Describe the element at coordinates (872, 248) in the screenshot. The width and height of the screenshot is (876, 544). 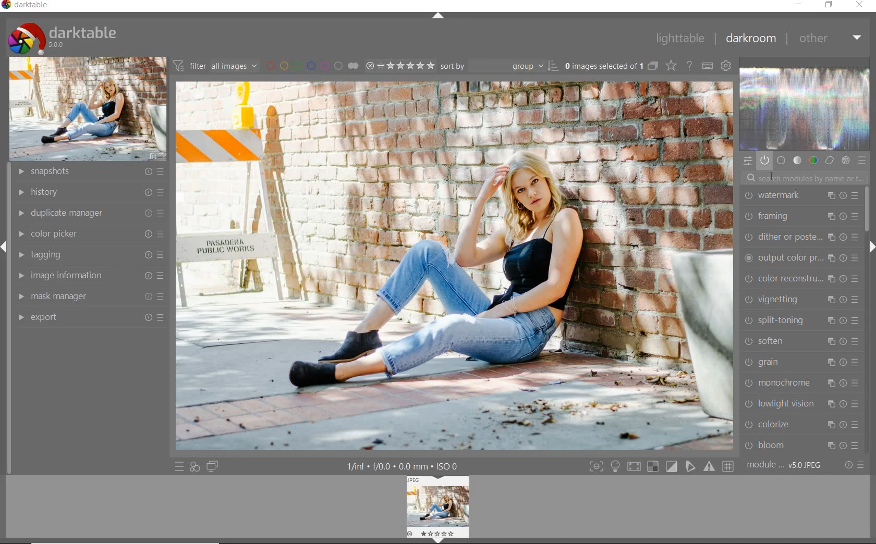
I see `expand/collapse` at that location.